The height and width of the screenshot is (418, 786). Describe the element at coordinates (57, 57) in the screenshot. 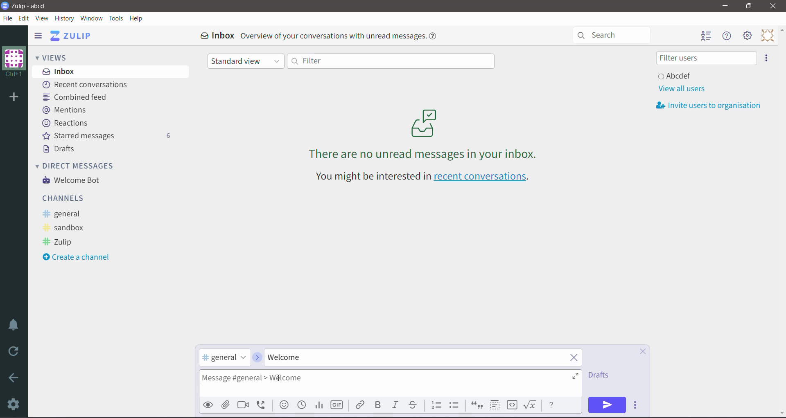

I see `Views` at that location.